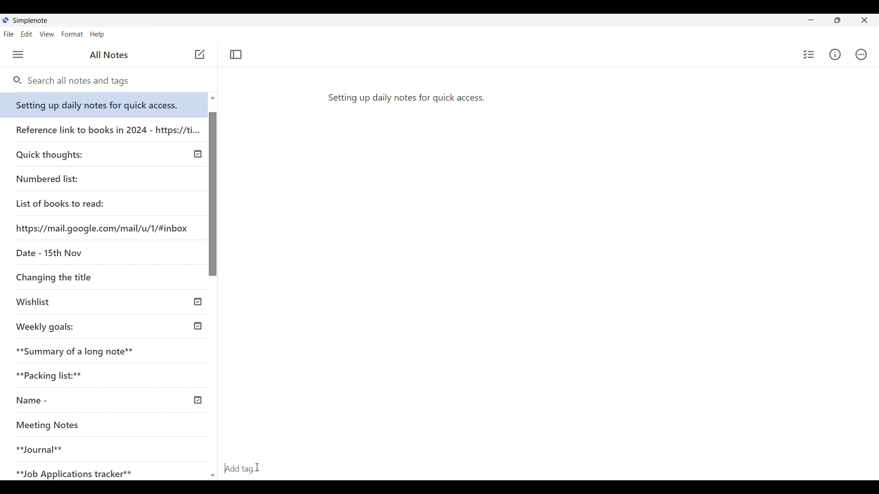 This screenshot has width=879, height=494. I want to click on Minimize, so click(811, 20).